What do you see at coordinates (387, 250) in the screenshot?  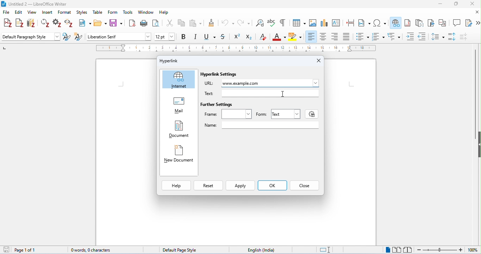 I see `single page view` at bounding box center [387, 250].